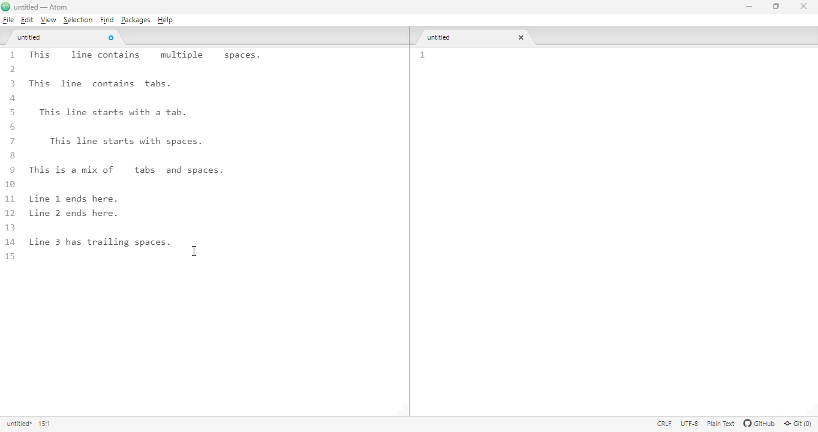  Describe the element at coordinates (442, 37) in the screenshot. I see `untitled` at that location.